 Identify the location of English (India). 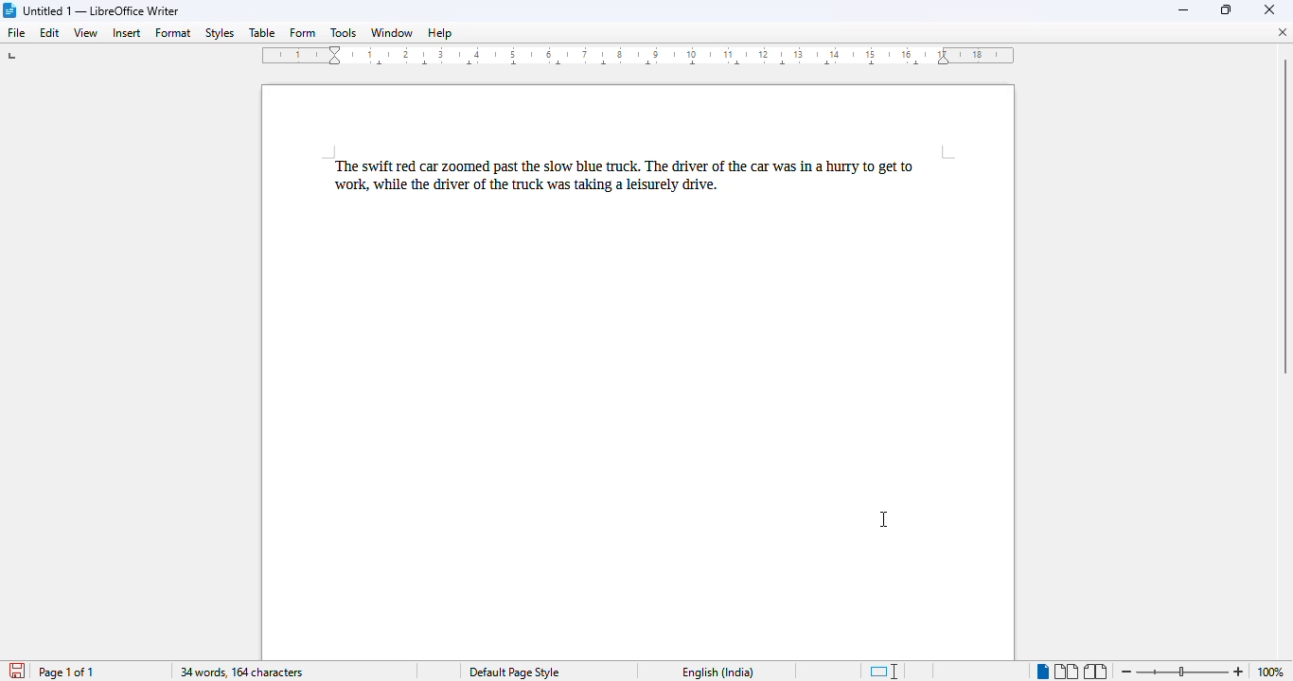
(717, 672).